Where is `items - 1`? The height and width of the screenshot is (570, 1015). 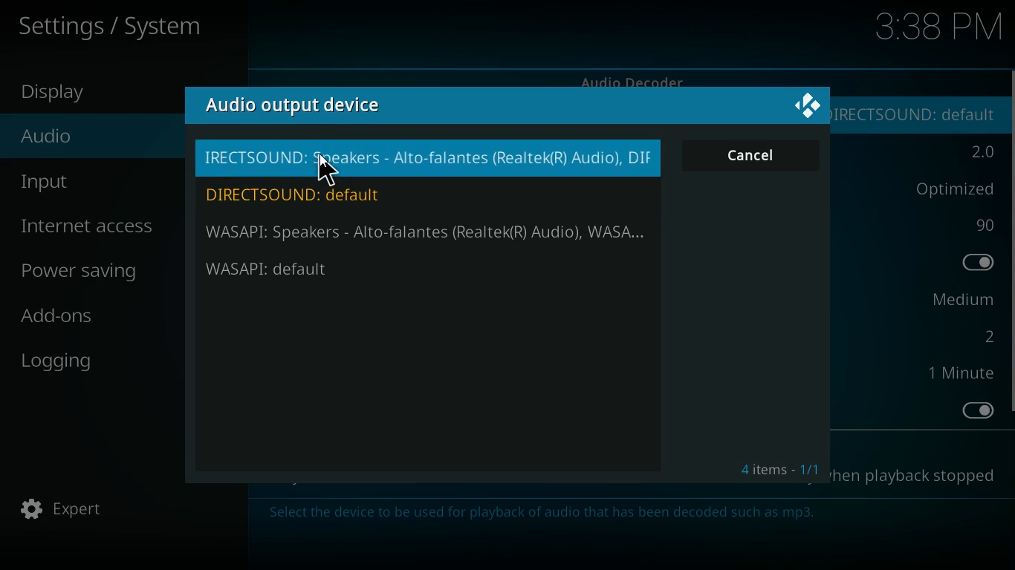
items - 1 is located at coordinates (777, 468).